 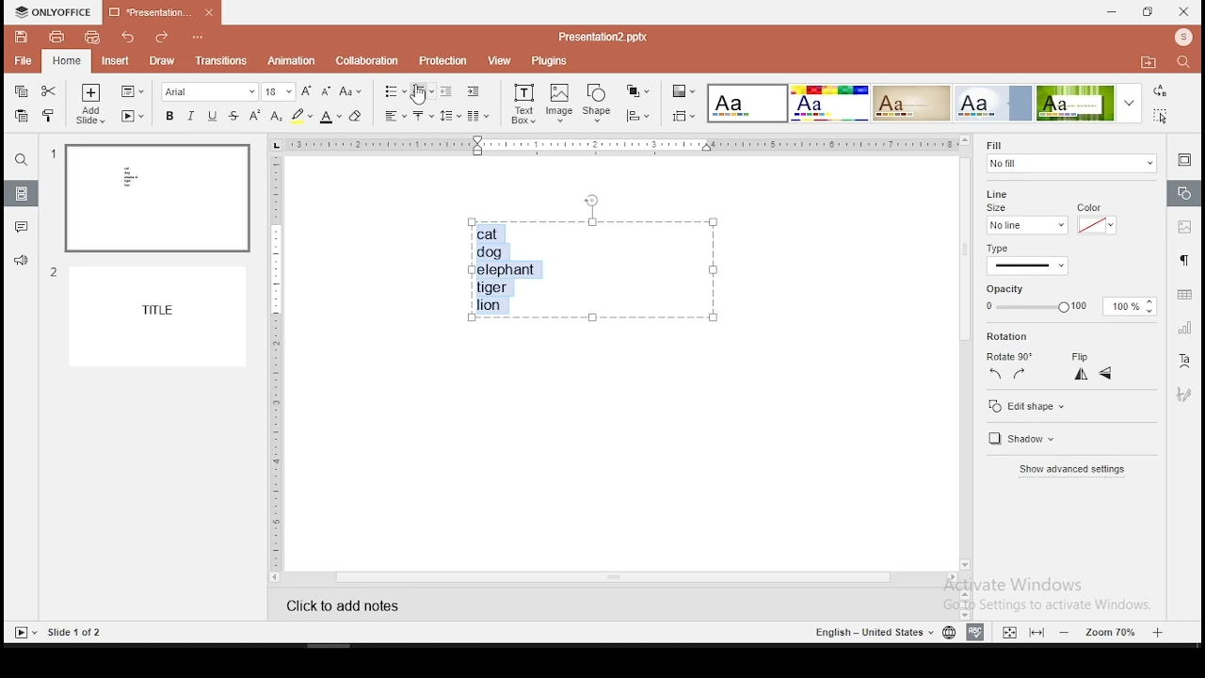 What do you see at coordinates (233, 115) in the screenshot?
I see `strikethrough` at bounding box center [233, 115].